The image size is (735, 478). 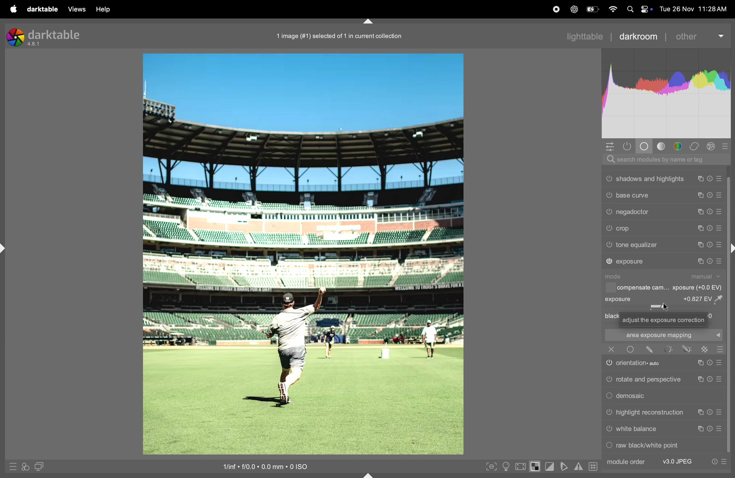 What do you see at coordinates (705, 298) in the screenshot?
I see `Value` at bounding box center [705, 298].